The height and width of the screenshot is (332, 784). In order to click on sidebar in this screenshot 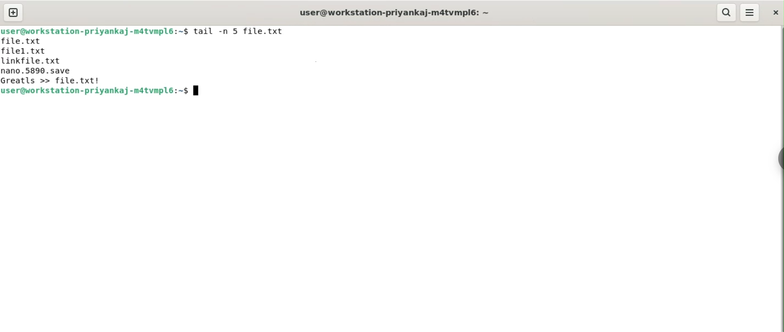, I will do `click(780, 159)`.